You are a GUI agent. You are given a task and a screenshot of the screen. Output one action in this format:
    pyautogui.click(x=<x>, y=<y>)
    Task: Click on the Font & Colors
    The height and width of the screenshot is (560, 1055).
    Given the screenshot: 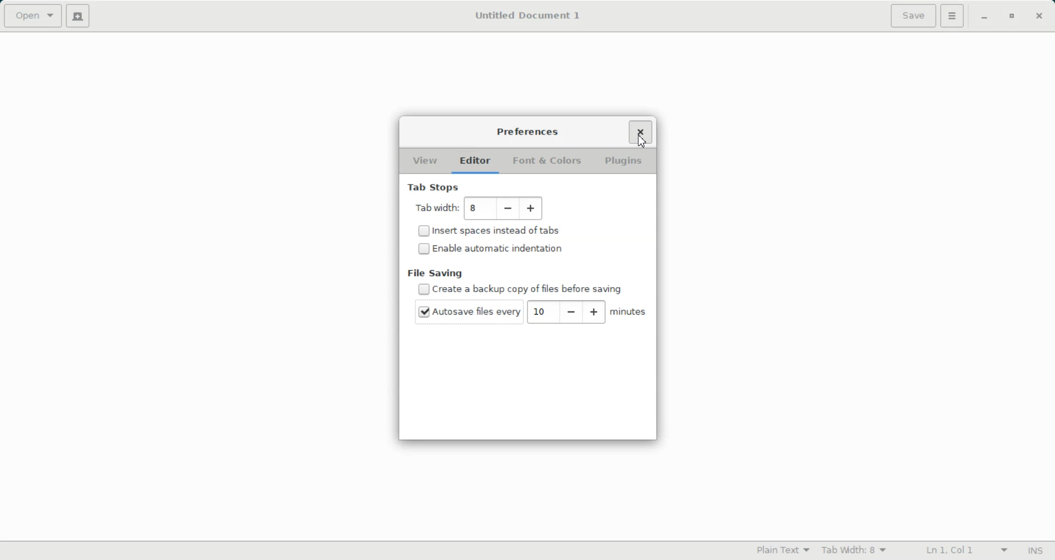 What is the action you would take?
    pyautogui.click(x=546, y=162)
    